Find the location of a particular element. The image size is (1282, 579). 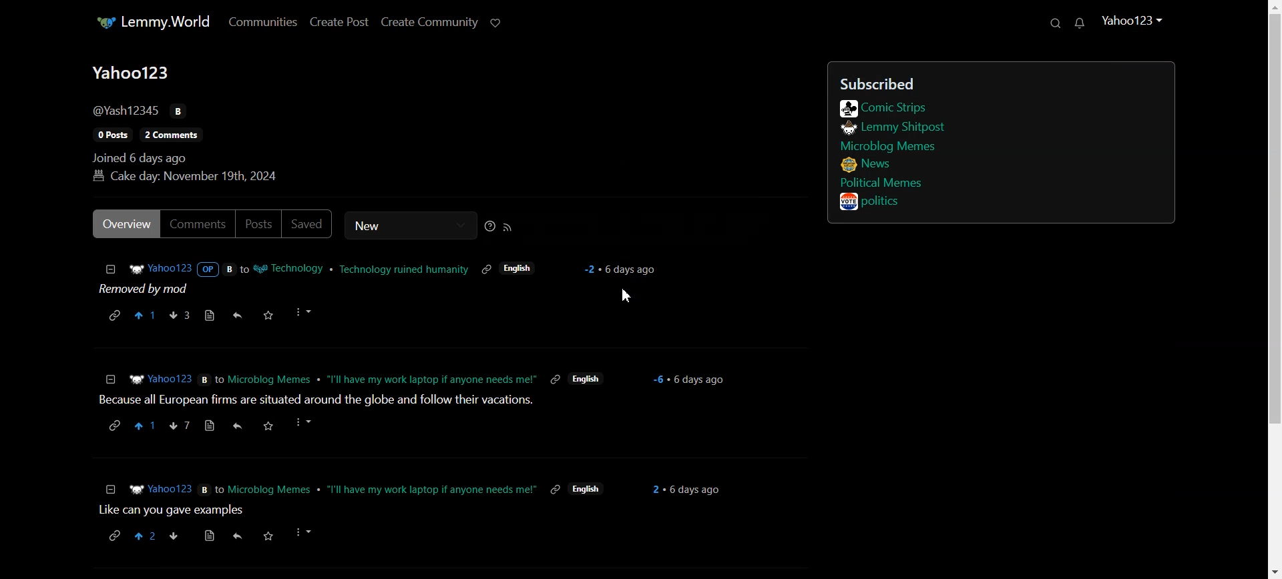

save is located at coordinates (266, 535).